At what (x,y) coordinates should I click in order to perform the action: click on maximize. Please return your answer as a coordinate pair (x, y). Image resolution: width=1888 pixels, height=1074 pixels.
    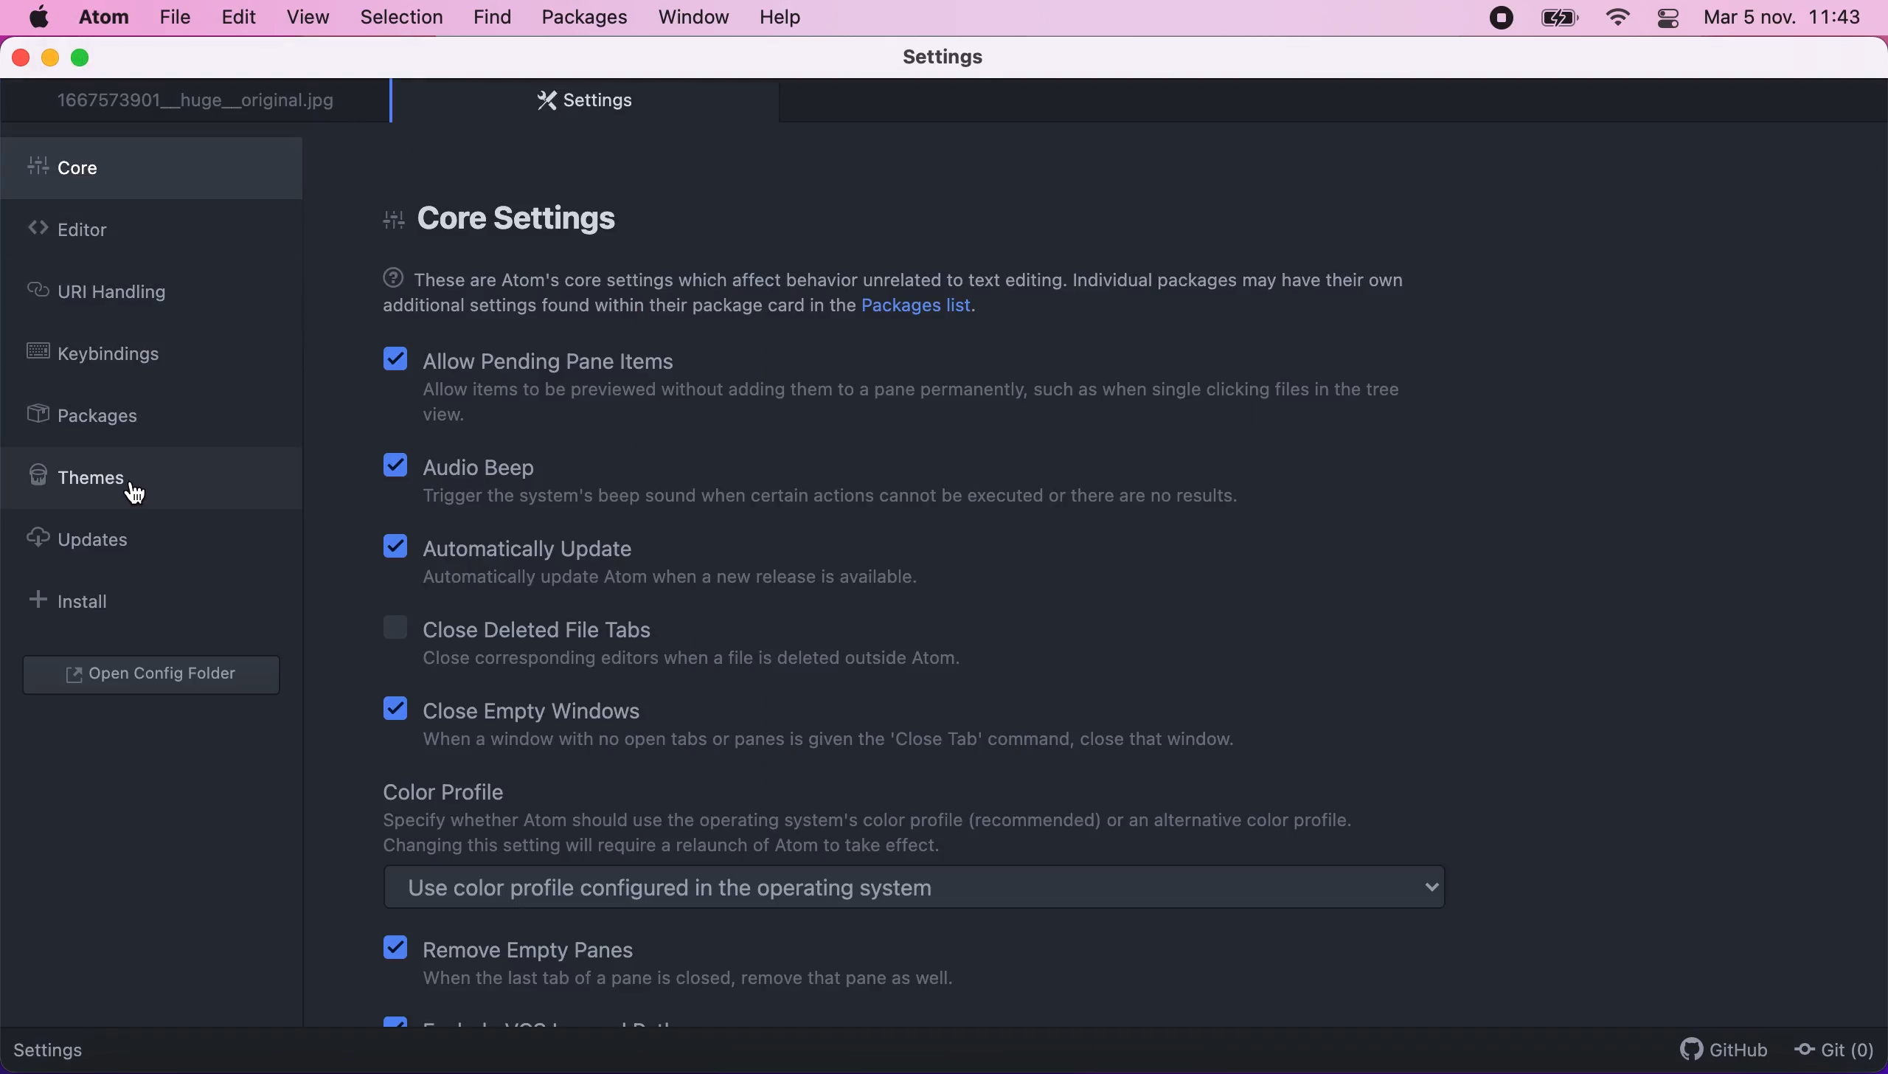
    Looking at the image, I should click on (94, 58).